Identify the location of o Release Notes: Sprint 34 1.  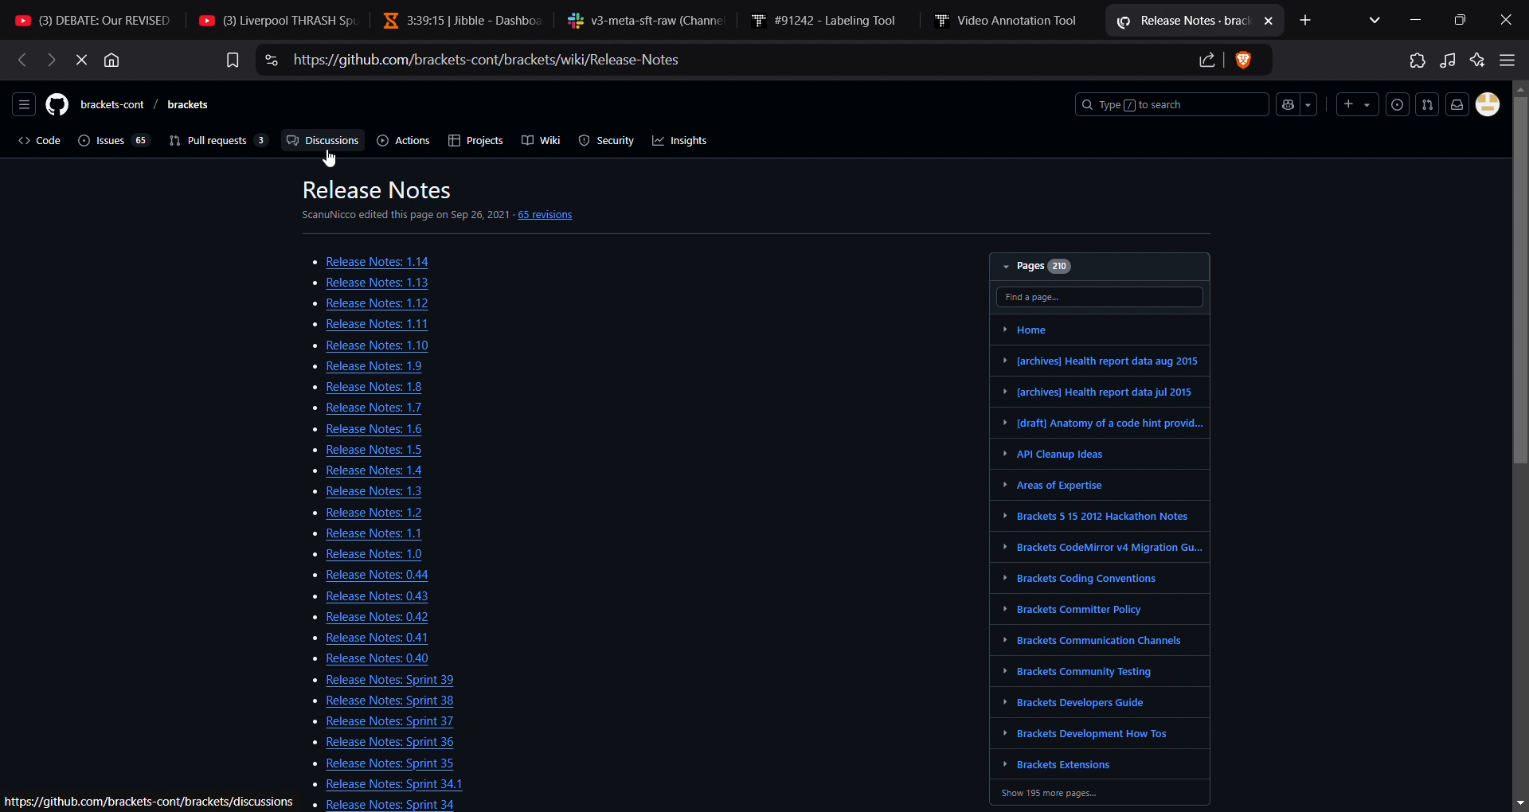
(379, 782).